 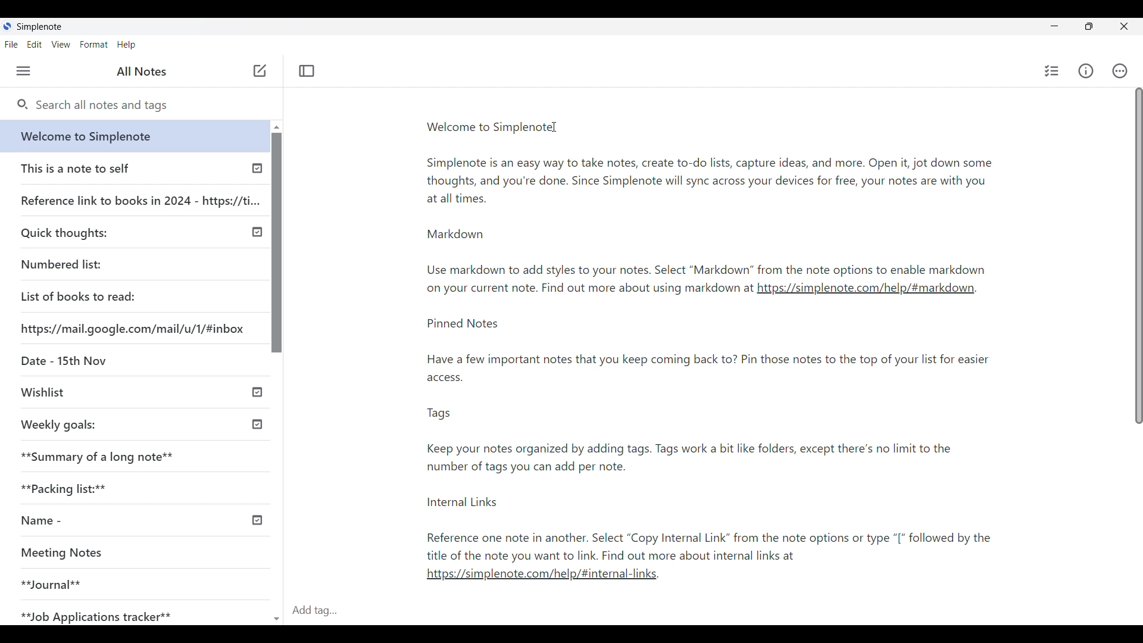 I want to click on Title of left panel, so click(x=142, y=71).